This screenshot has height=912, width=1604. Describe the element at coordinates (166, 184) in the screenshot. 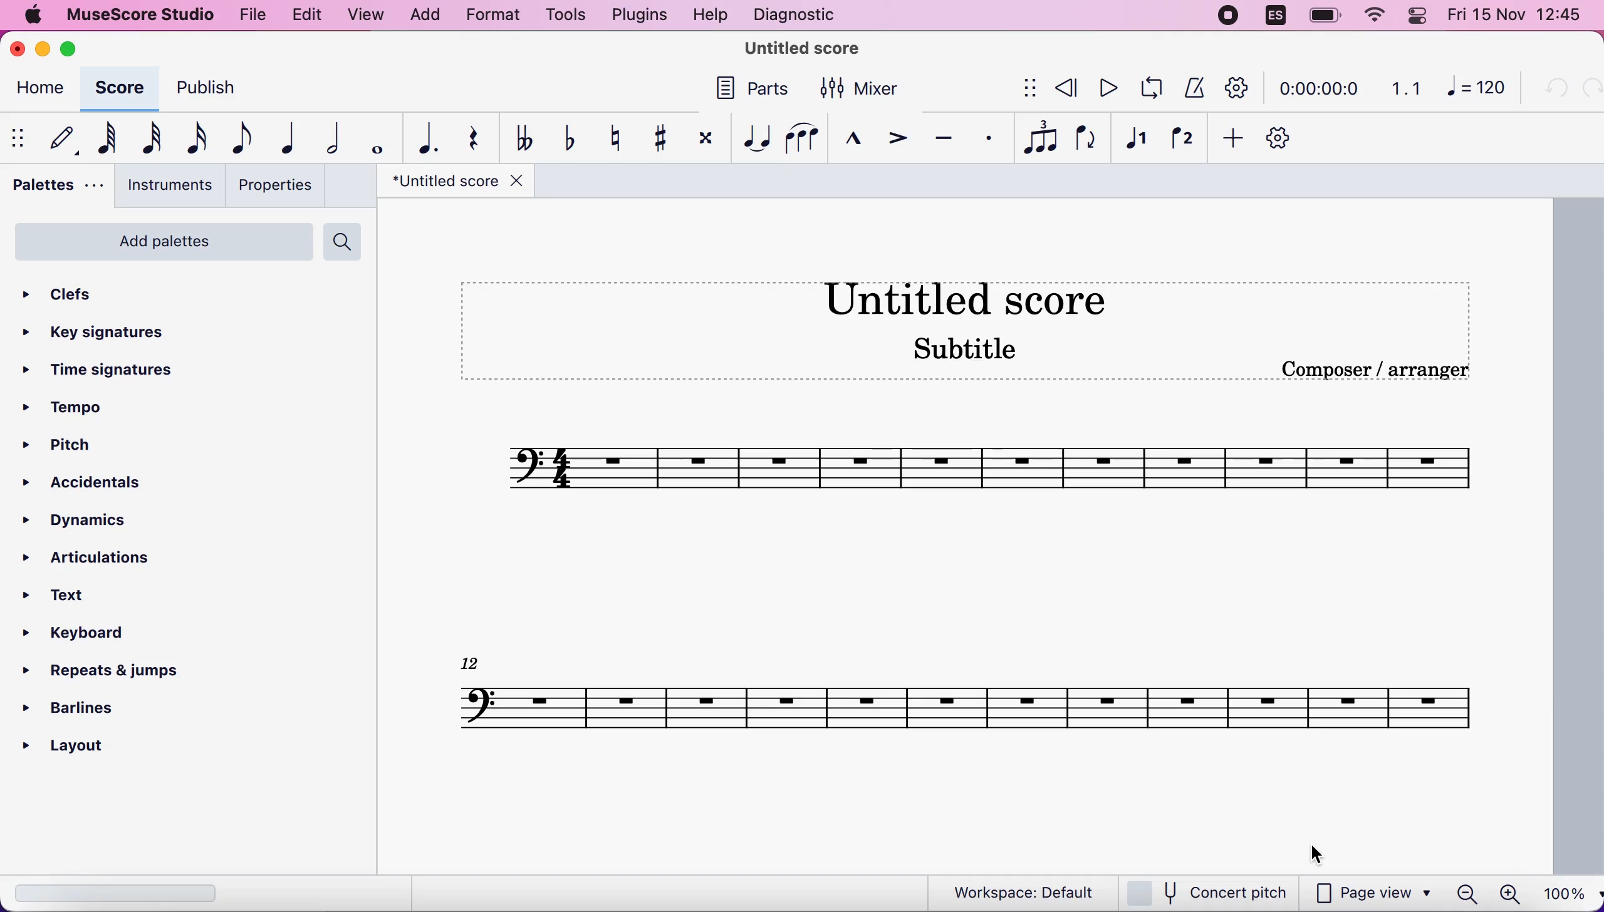

I see `Instruments` at that location.